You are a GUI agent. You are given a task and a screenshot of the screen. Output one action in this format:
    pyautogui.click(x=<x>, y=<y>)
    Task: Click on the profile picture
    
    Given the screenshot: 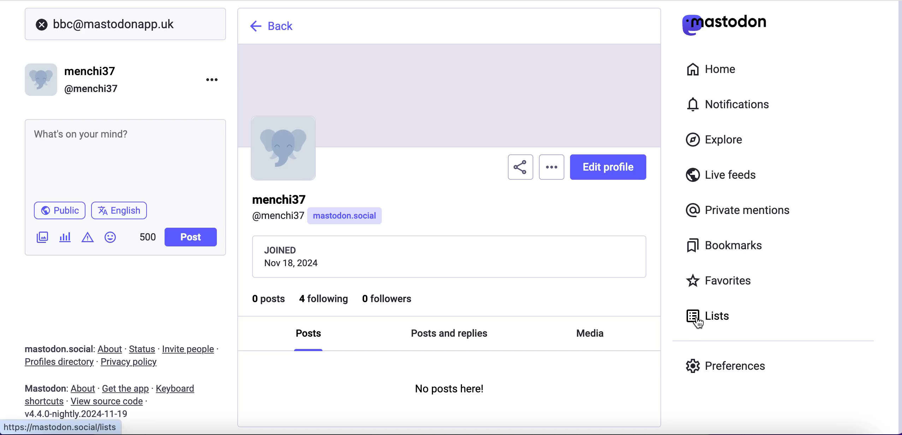 What is the action you would take?
    pyautogui.click(x=285, y=147)
    